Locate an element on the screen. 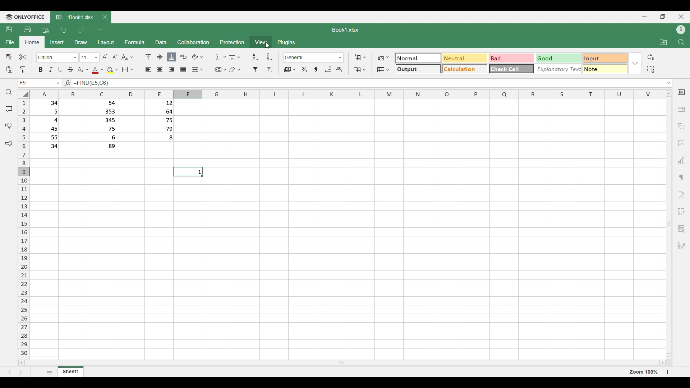 Image resolution: width=690 pixels, height=388 pixels. Undo is located at coordinates (64, 30).